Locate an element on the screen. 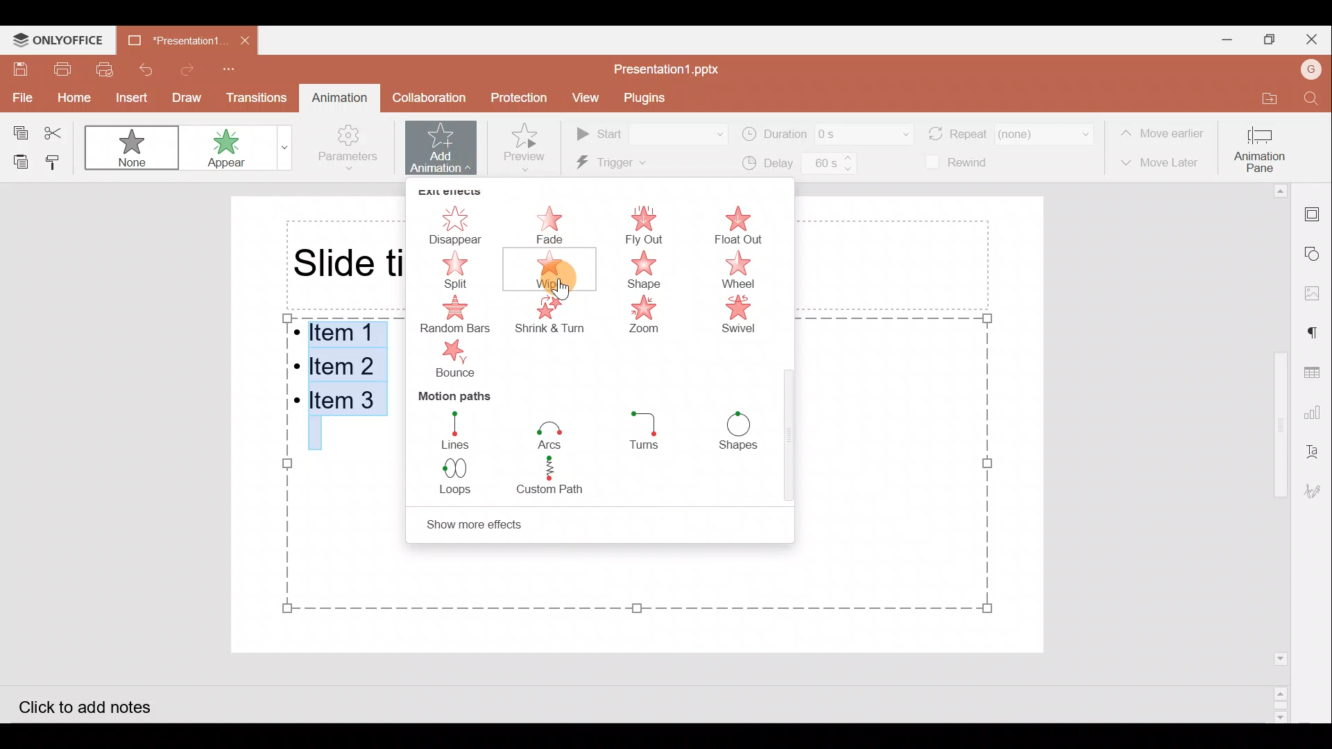  None is located at coordinates (129, 146).